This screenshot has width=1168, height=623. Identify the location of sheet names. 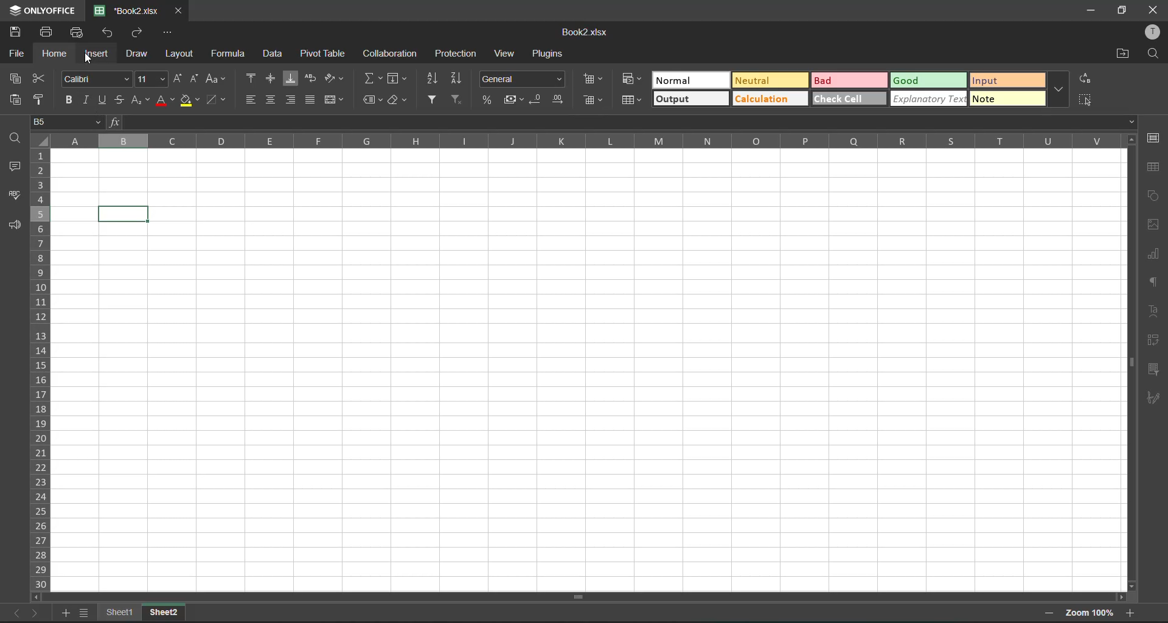
(123, 611).